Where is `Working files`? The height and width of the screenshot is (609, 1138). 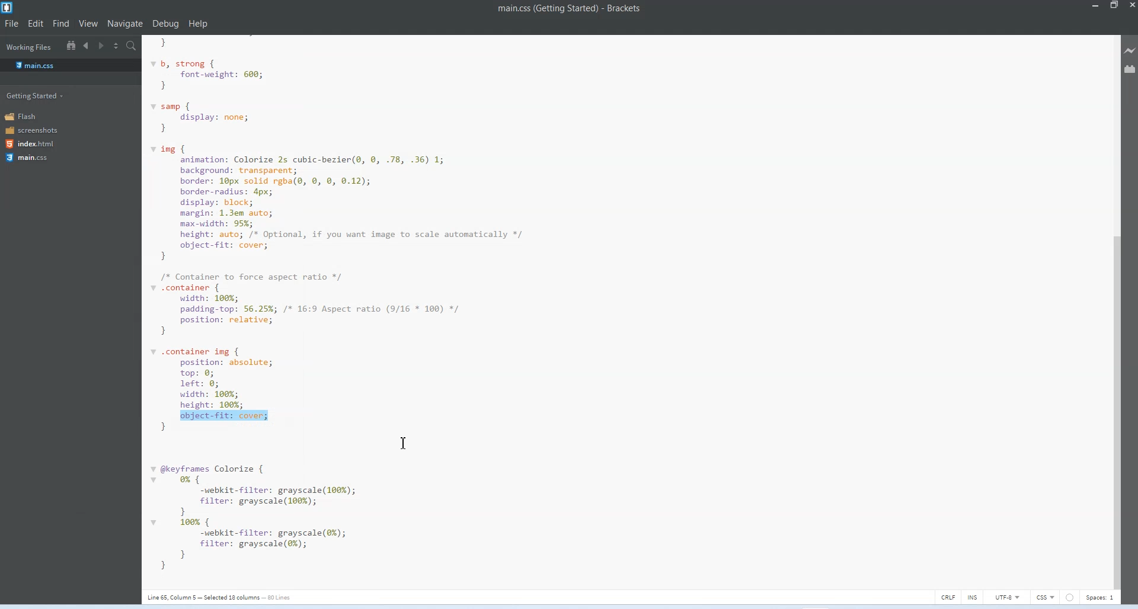
Working files is located at coordinates (29, 47).